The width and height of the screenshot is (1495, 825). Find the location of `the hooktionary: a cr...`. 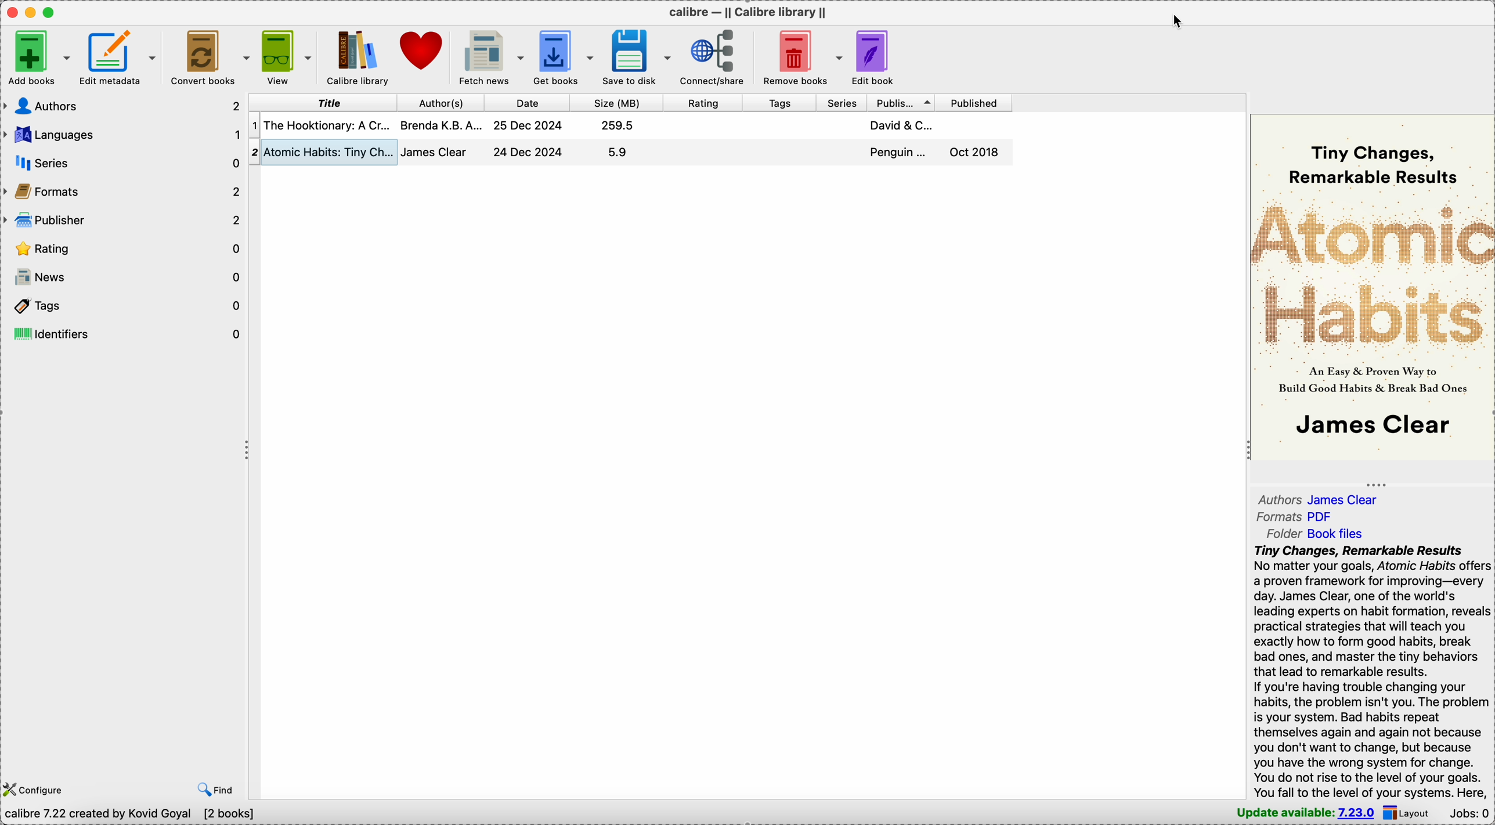

the hooktionary: a cr... is located at coordinates (327, 125).